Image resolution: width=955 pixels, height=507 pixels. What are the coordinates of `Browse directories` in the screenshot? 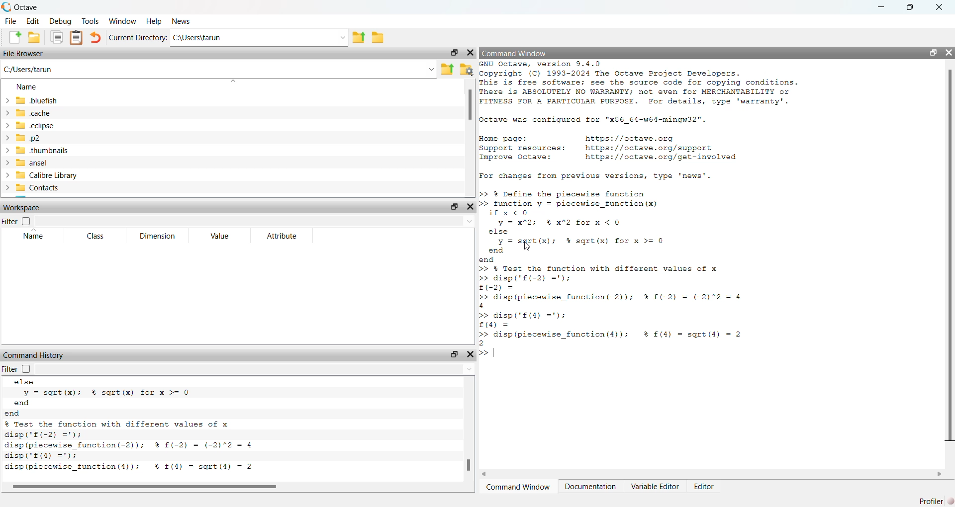 It's located at (378, 37).